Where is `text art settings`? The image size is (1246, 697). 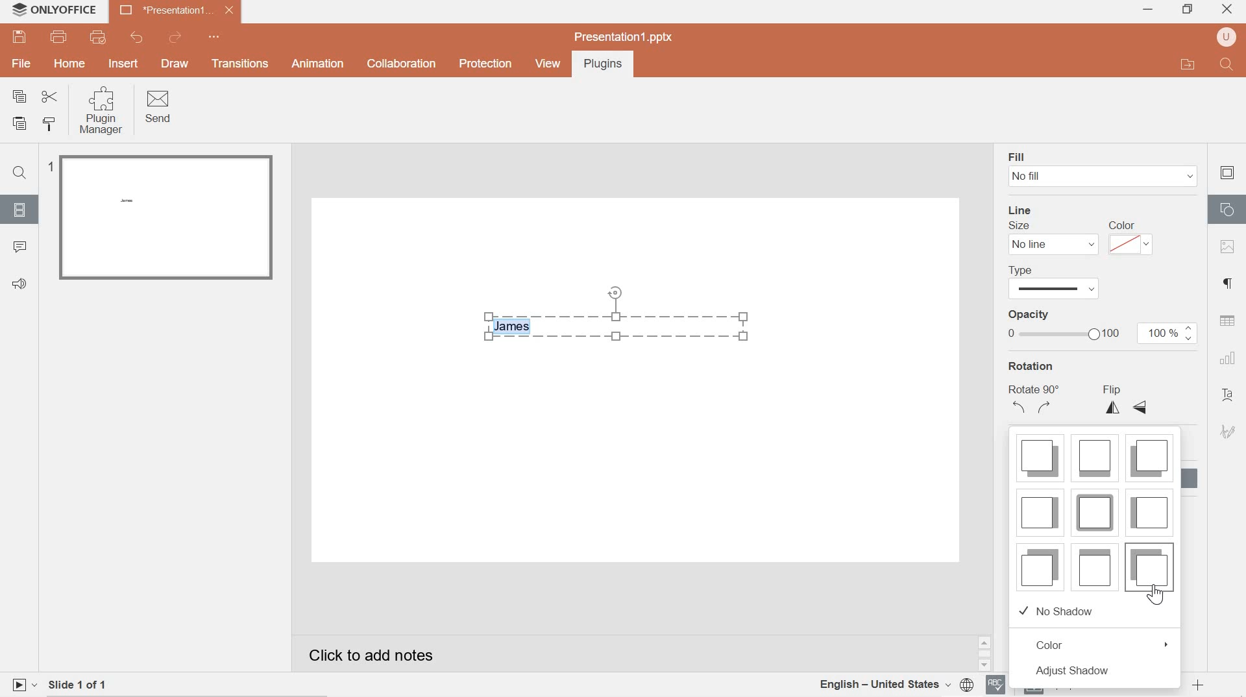 text art settings is located at coordinates (1230, 397).